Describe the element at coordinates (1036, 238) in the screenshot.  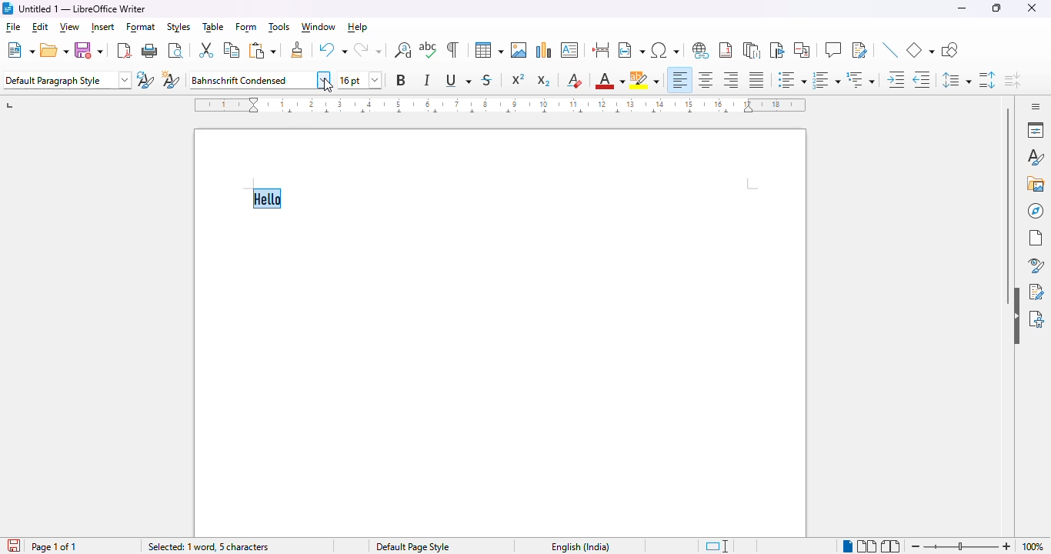
I see `page` at that location.